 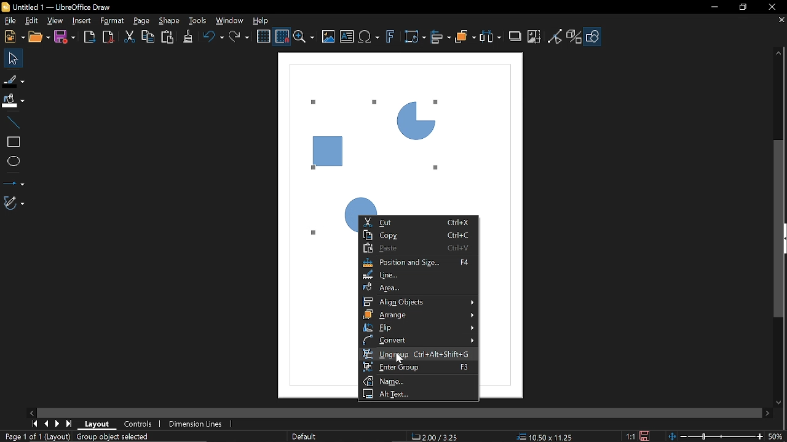 I want to click on Move down, so click(x=778, y=404).